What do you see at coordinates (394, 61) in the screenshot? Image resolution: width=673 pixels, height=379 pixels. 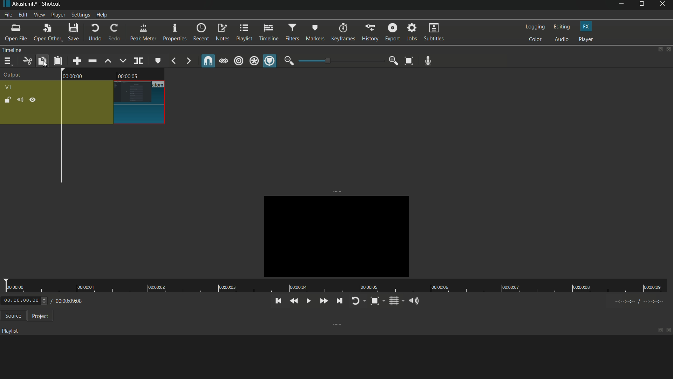 I see `zoom in` at bounding box center [394, 61].